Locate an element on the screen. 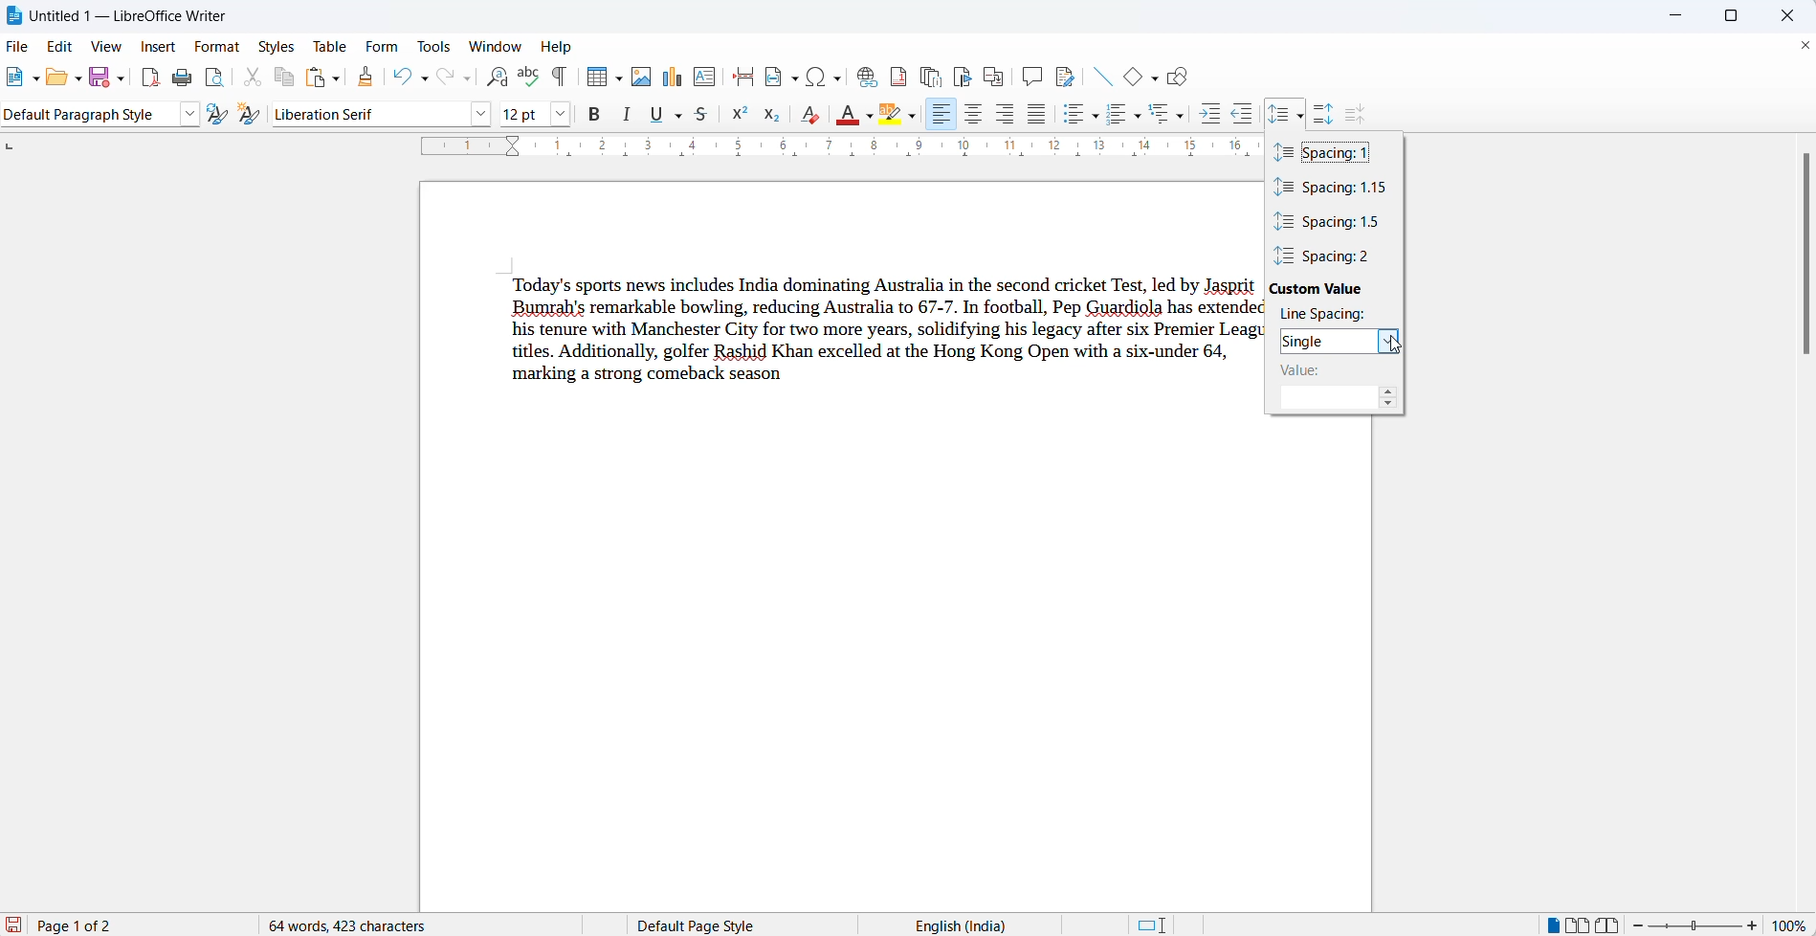  open options is located at coordinates (74, 78).